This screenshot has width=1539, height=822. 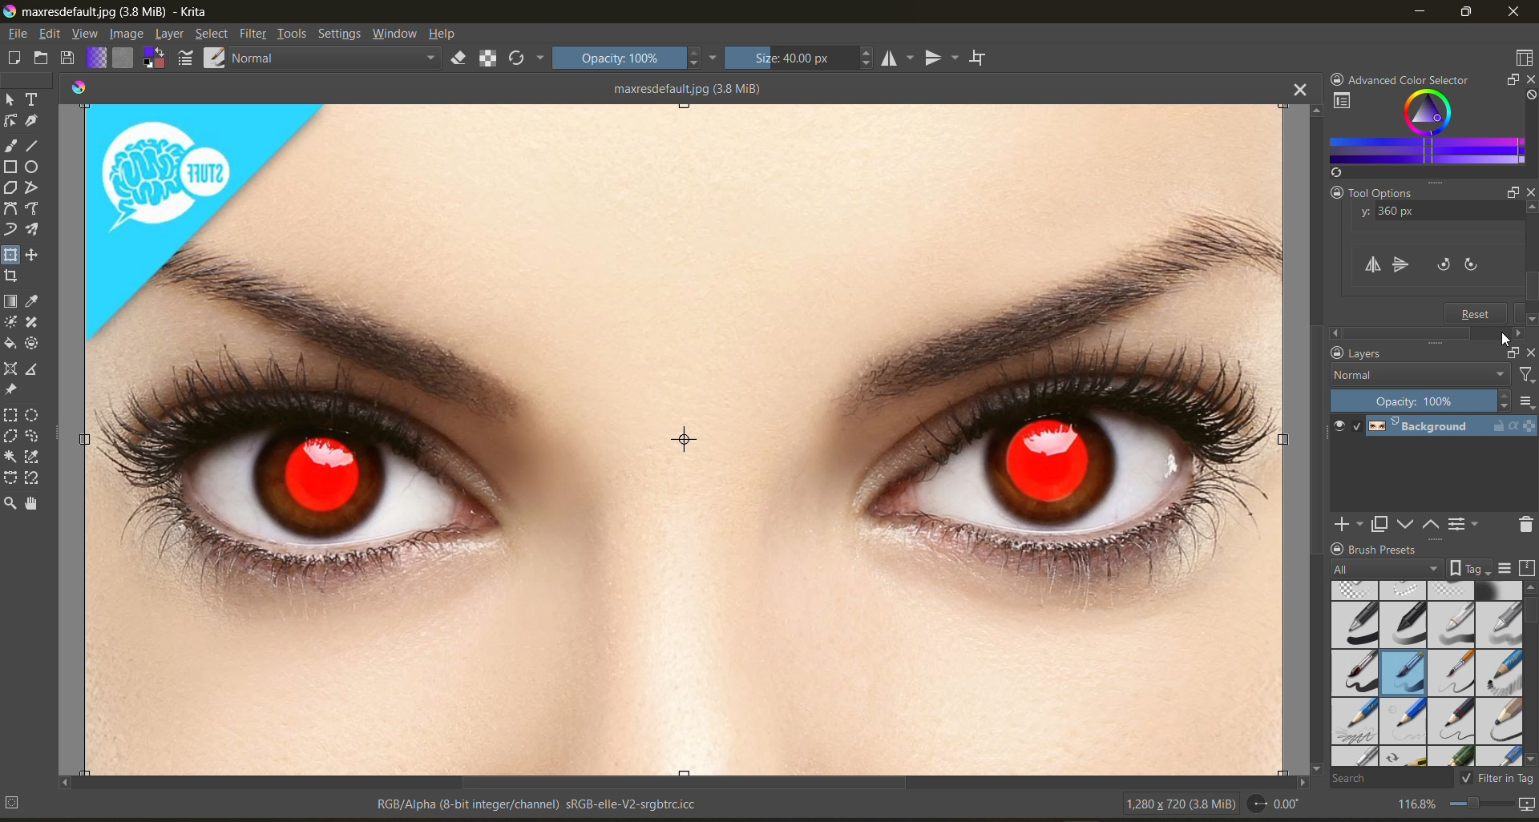 I want to click on display settings, so click(x=1506, y=566).